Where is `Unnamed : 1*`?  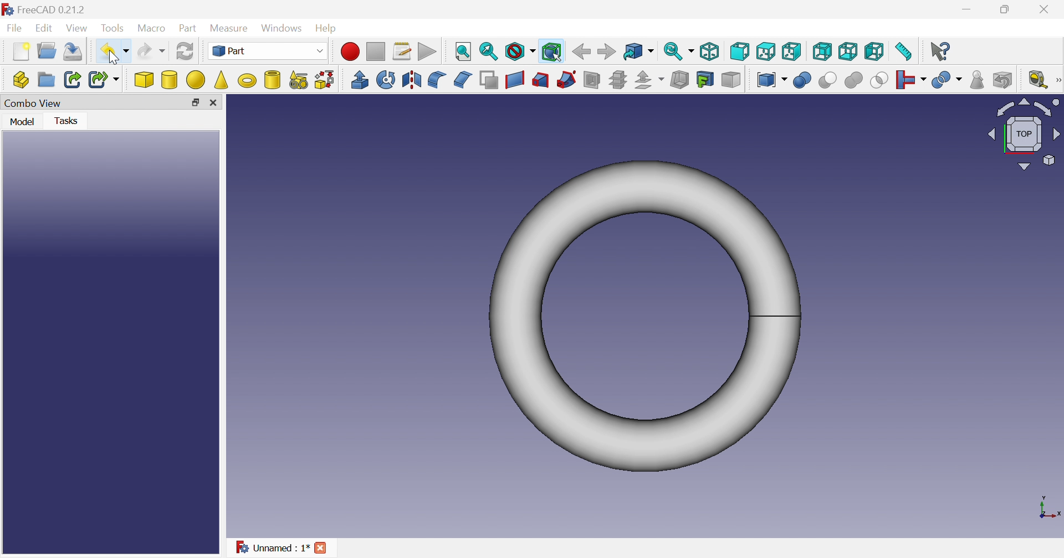
Unnamed : 1* is located at coordinates (269, 546).